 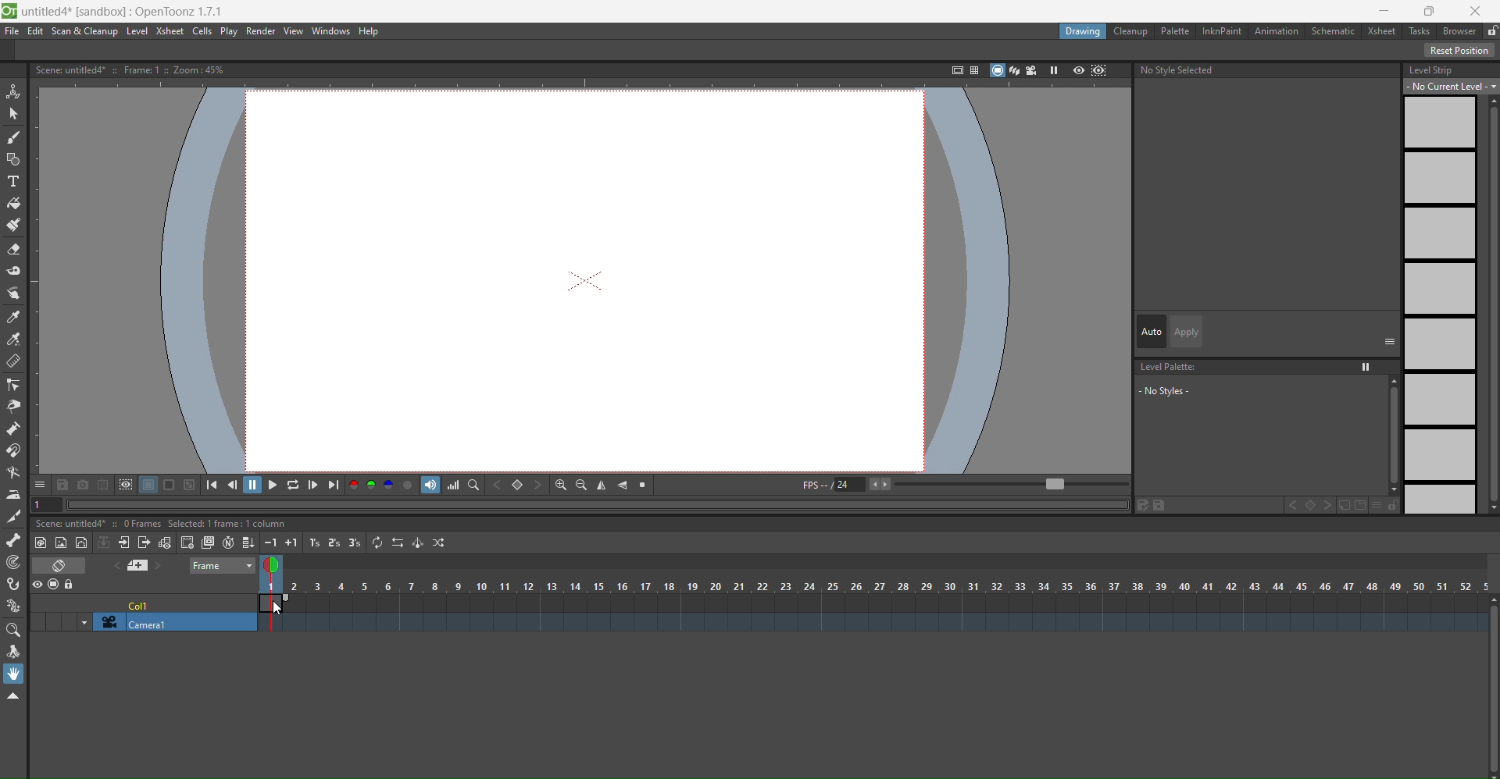 I want to click on play, so click(x=272, y=484).